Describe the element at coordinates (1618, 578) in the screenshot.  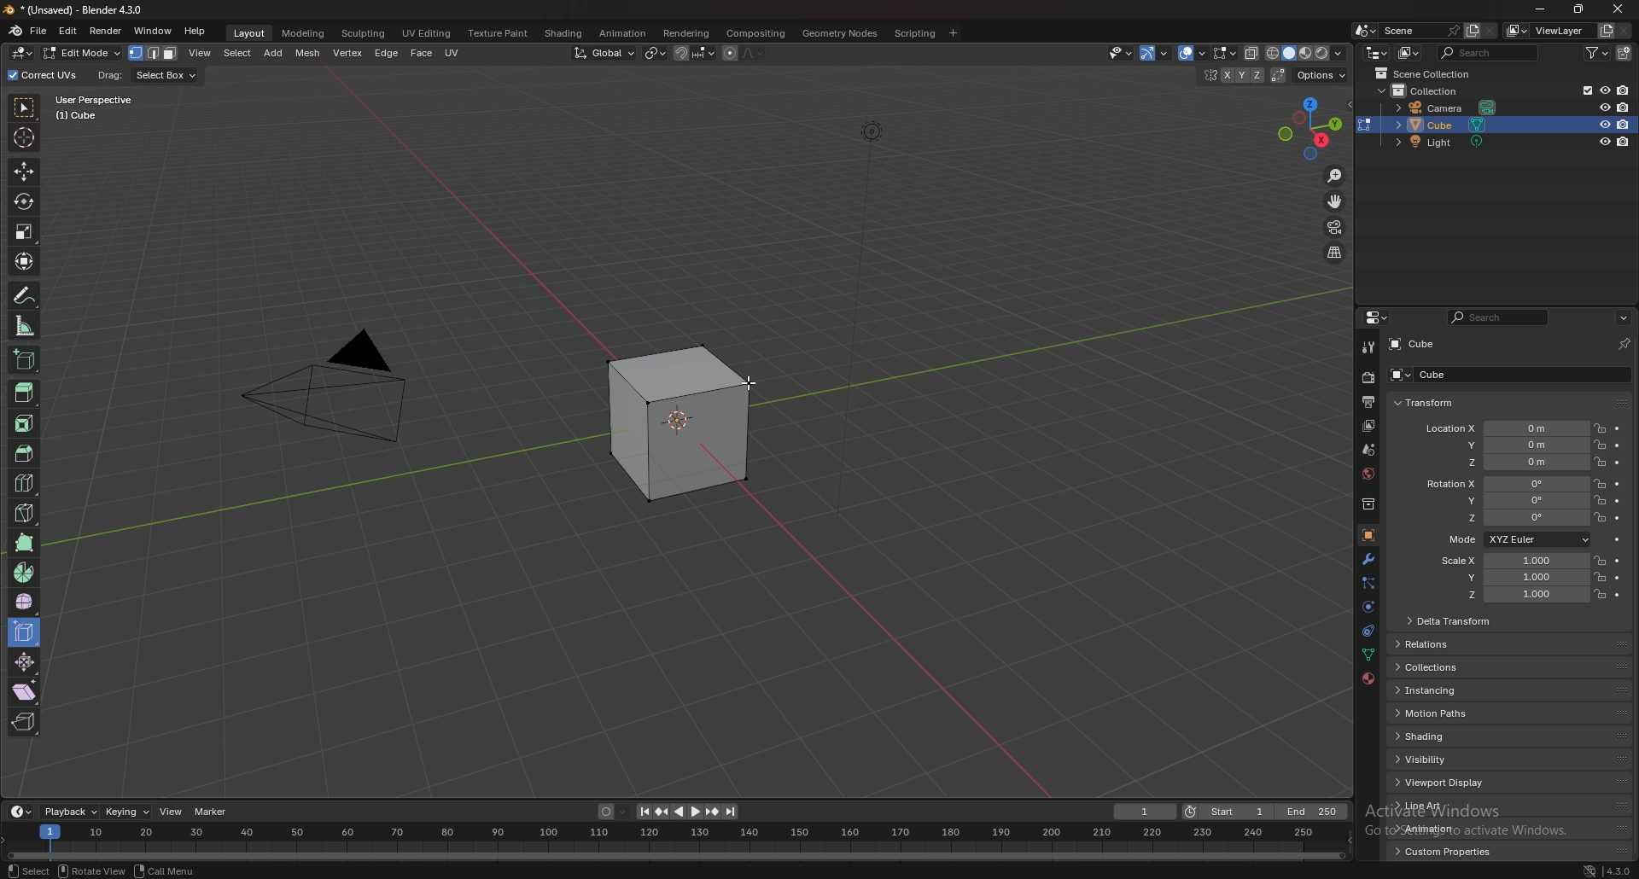
I see `animate property` at that location.